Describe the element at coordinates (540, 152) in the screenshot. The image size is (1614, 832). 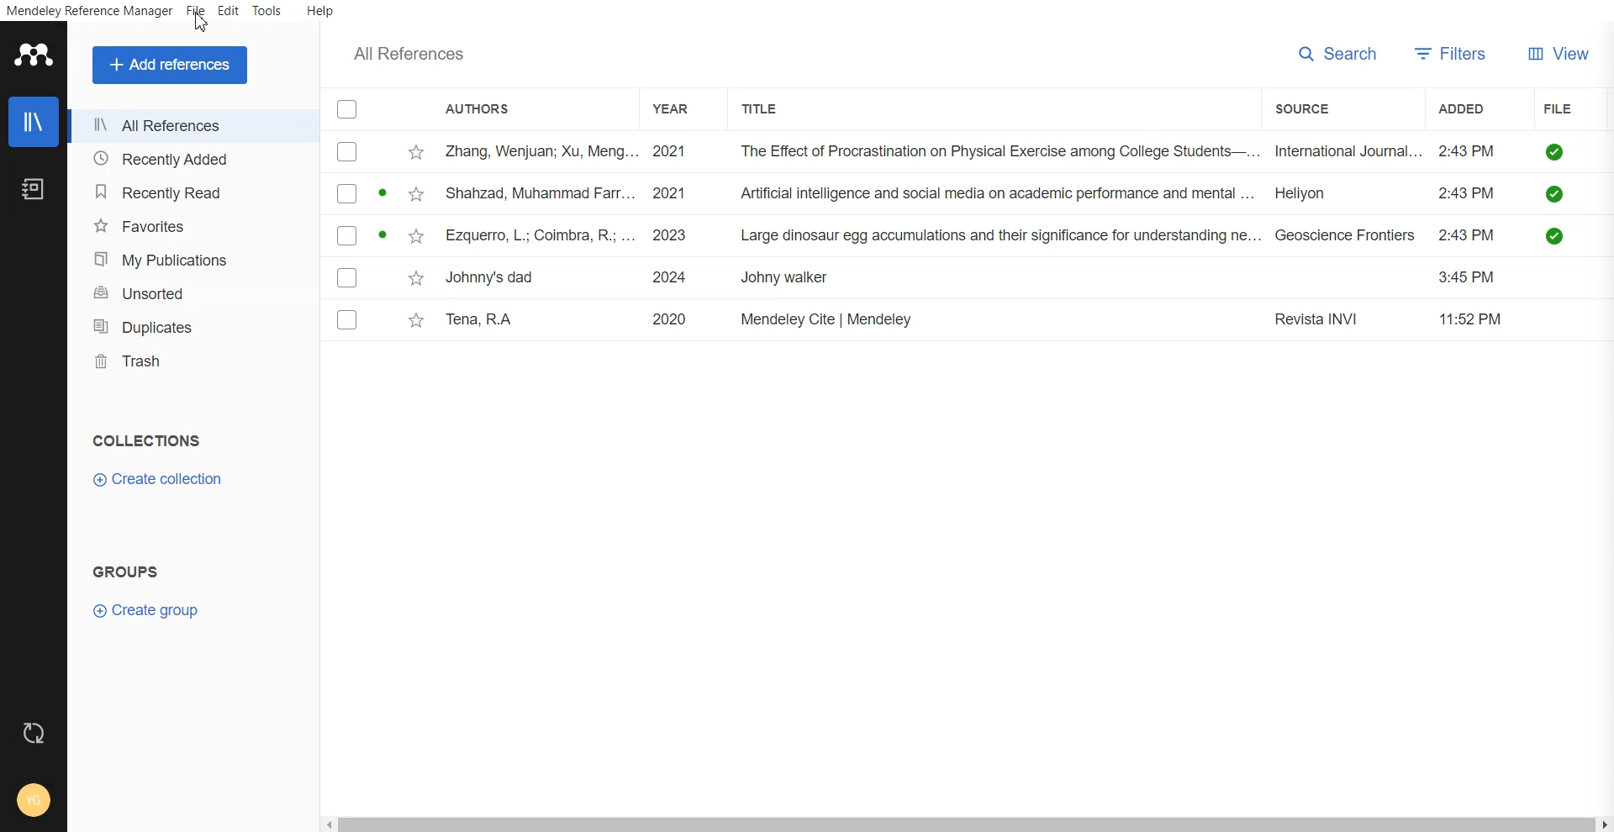
I see `Zhang, Wenjuan; Xu, Meng...` at that location.